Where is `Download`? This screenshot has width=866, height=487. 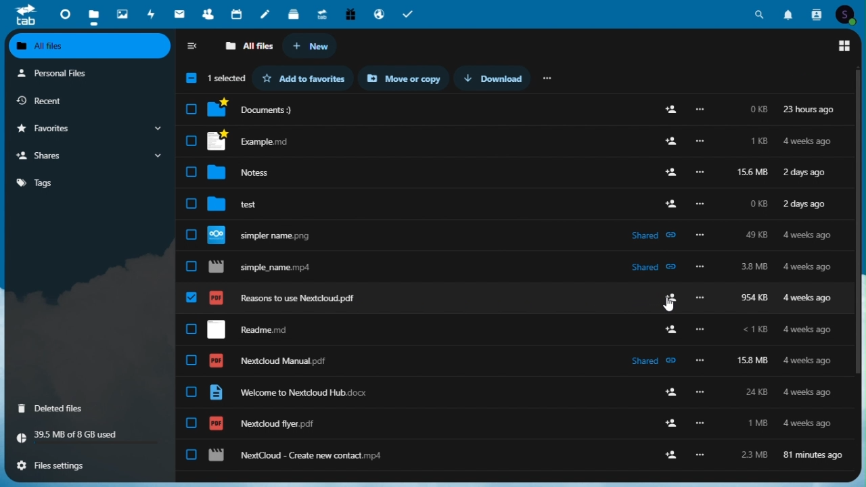 Download is located at coordinates (495, 78).